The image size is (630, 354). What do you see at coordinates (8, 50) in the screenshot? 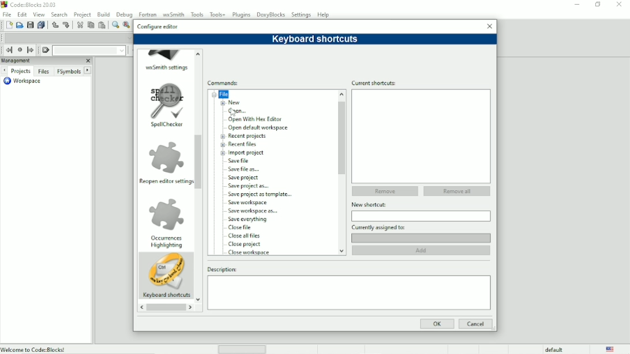
I see `Jump back` at bounding box center [8, 50].